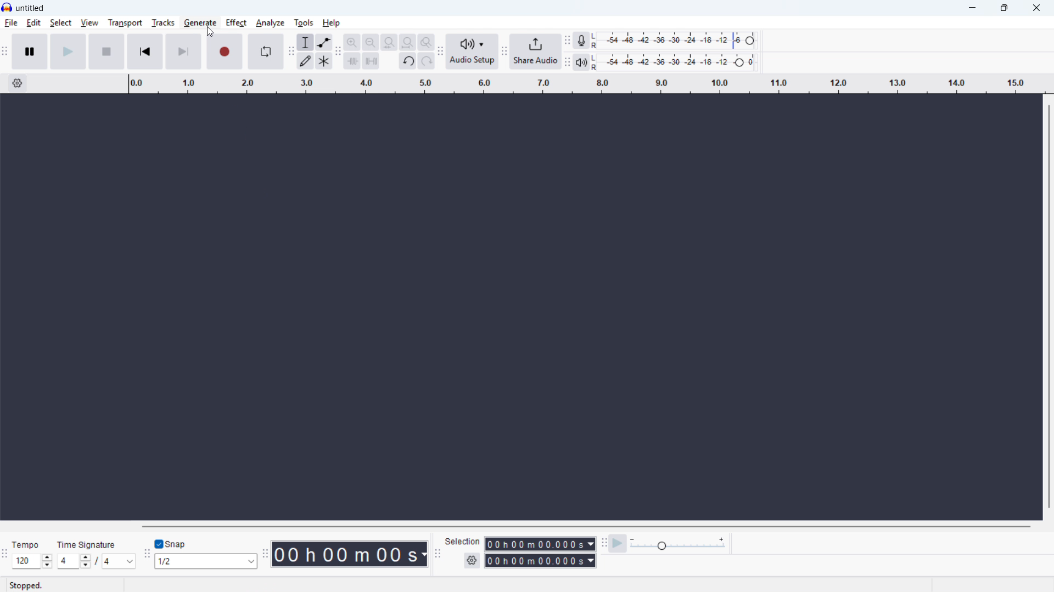  I want to click on Selection start time , so click(541, 544).